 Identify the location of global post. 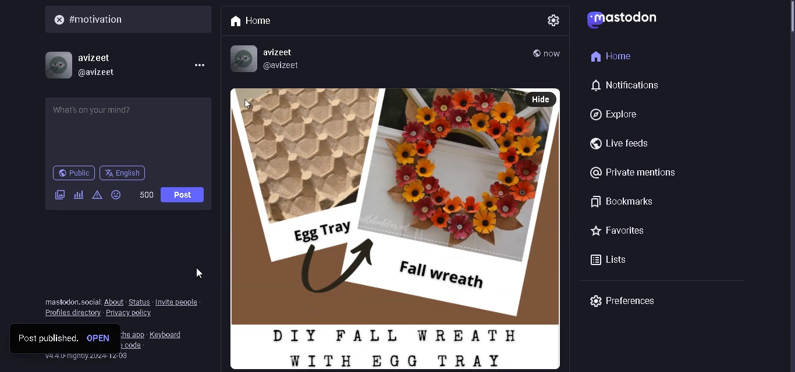
(536, 52).